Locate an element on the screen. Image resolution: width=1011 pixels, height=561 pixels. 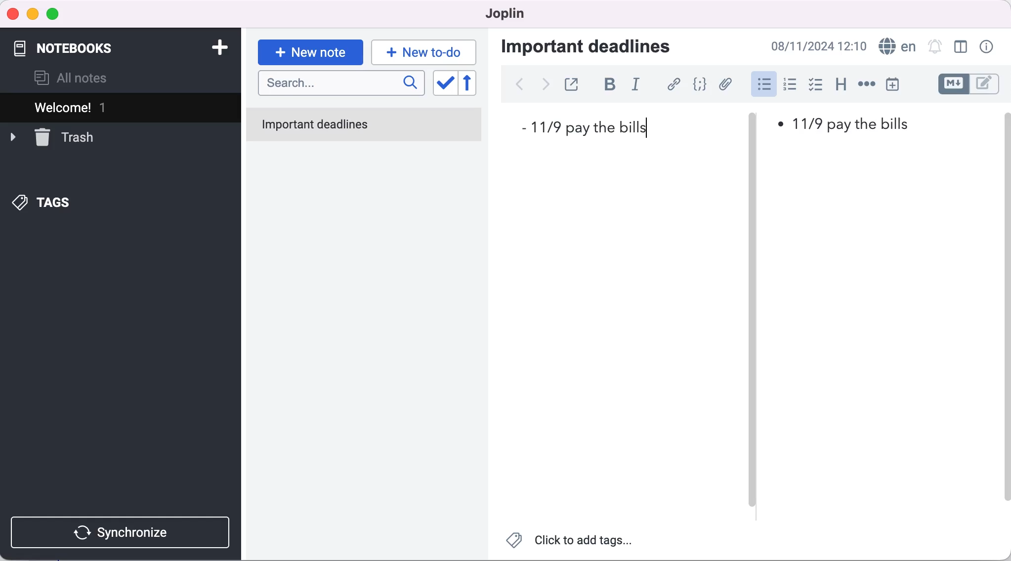
joplin is located at coordinates (508, 15).